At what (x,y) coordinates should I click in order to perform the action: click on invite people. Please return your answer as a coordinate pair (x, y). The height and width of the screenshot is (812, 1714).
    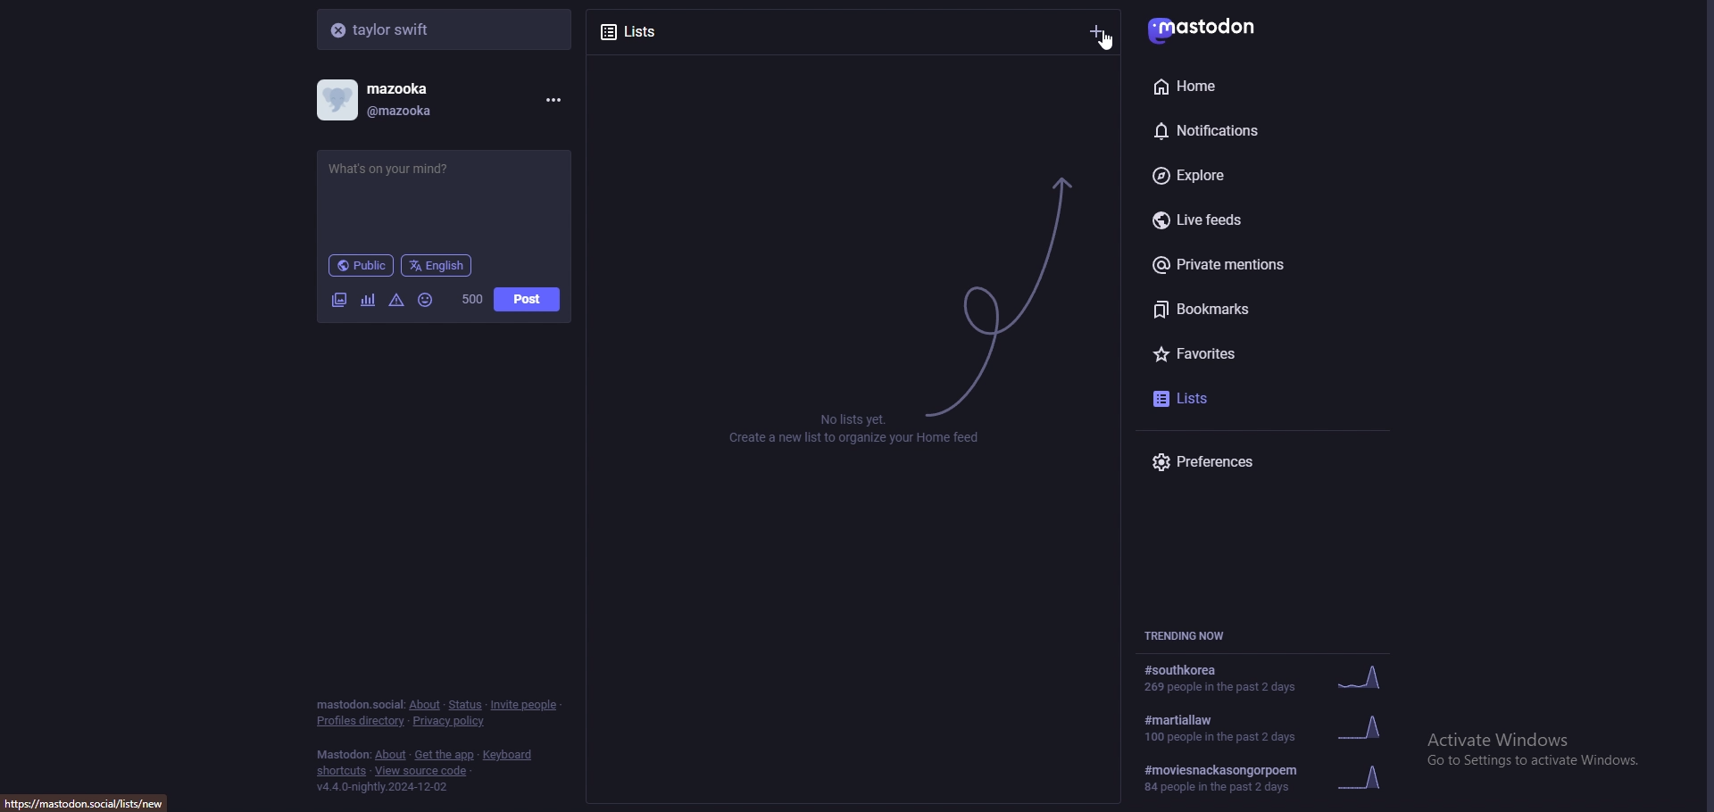
    Looking at the image, I should click on (525, 704).